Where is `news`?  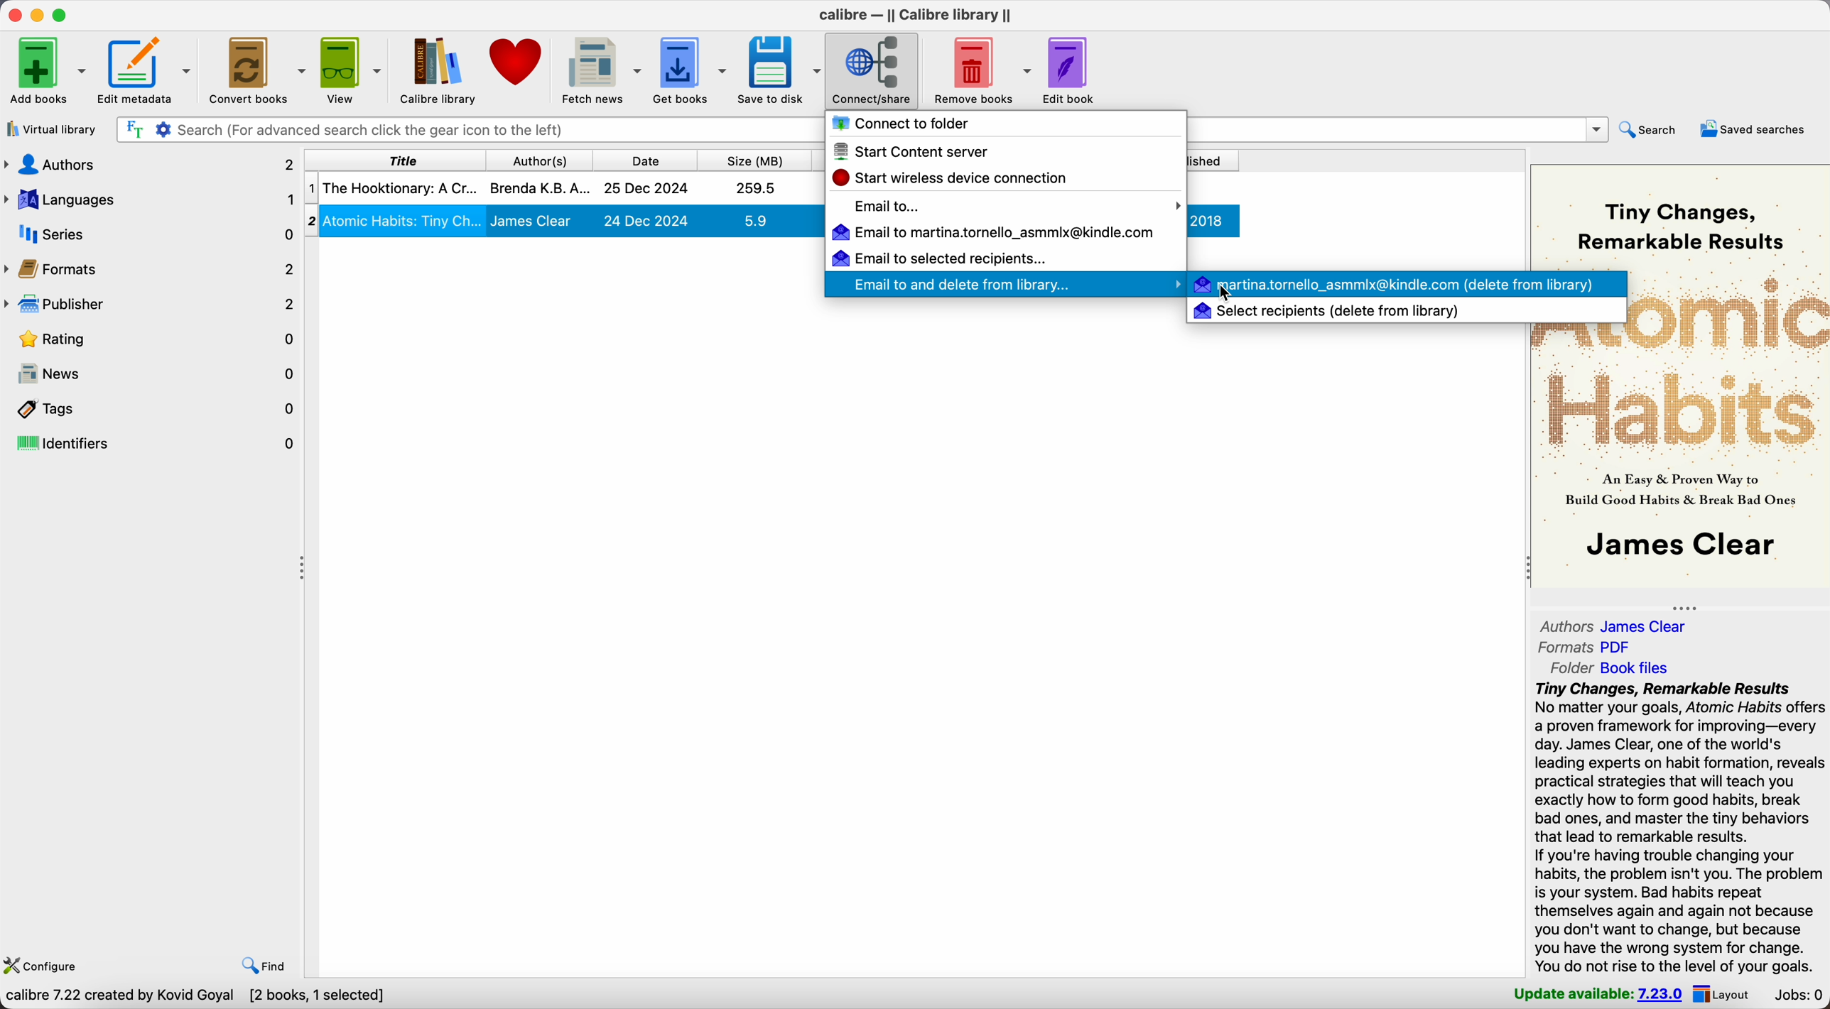 news is located at coordinates (152, 374).